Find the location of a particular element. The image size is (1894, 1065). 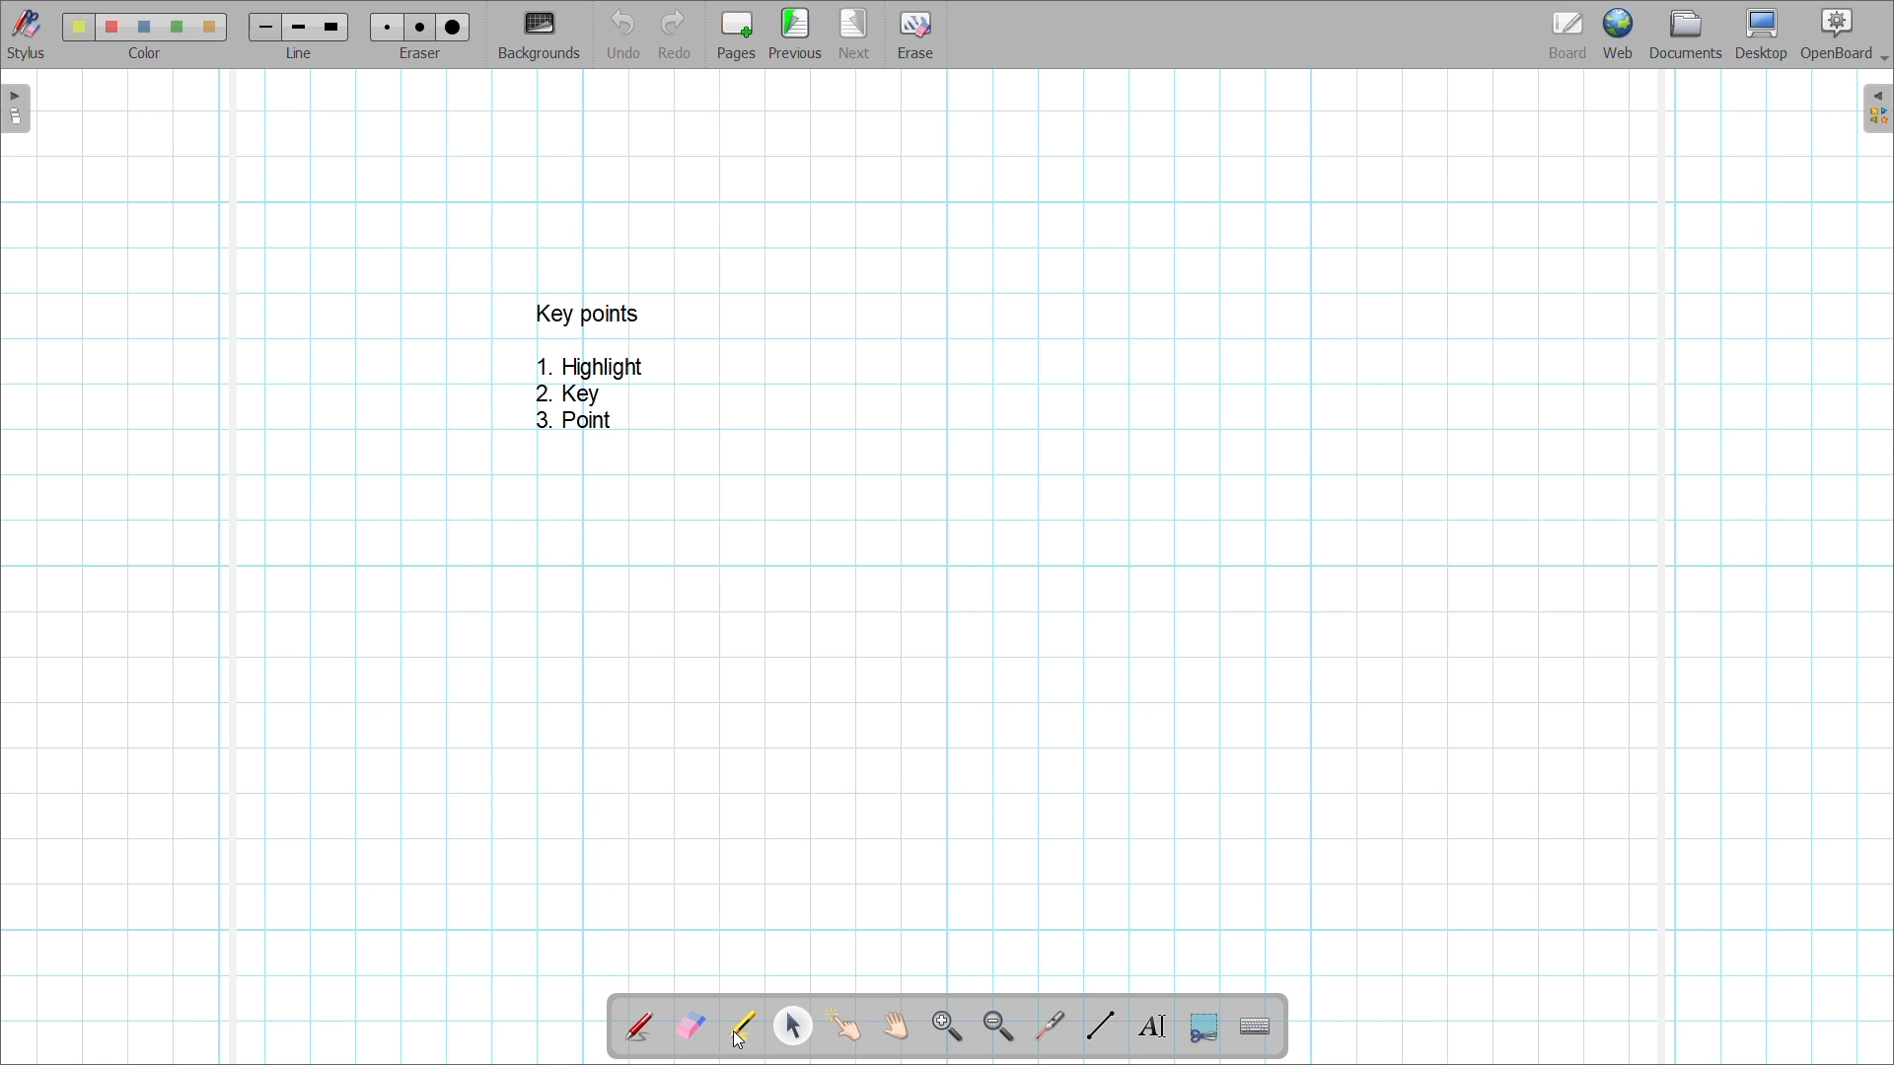

Highlight is located at coordinates (742, 1026).